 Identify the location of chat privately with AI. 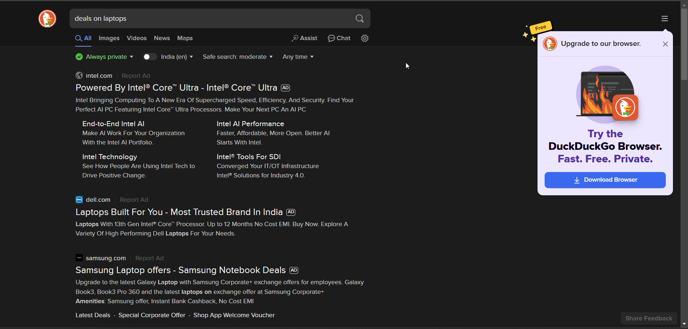
(340, 39).